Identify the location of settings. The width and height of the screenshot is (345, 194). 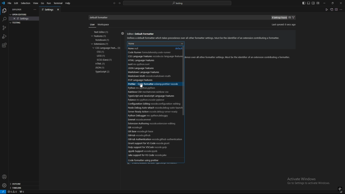
(47, 10).